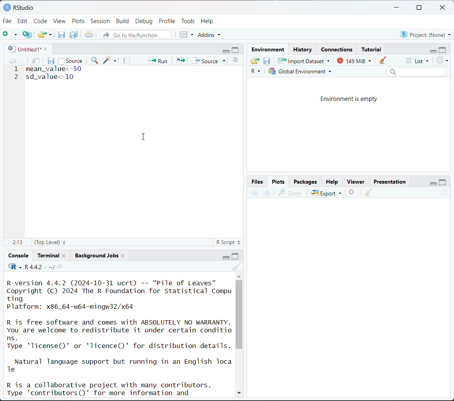 This screenshot has height=401, width=454. Describe the element at coordinates (12, 61) in the screenshot. I see `go backward to previous source location` at that location.